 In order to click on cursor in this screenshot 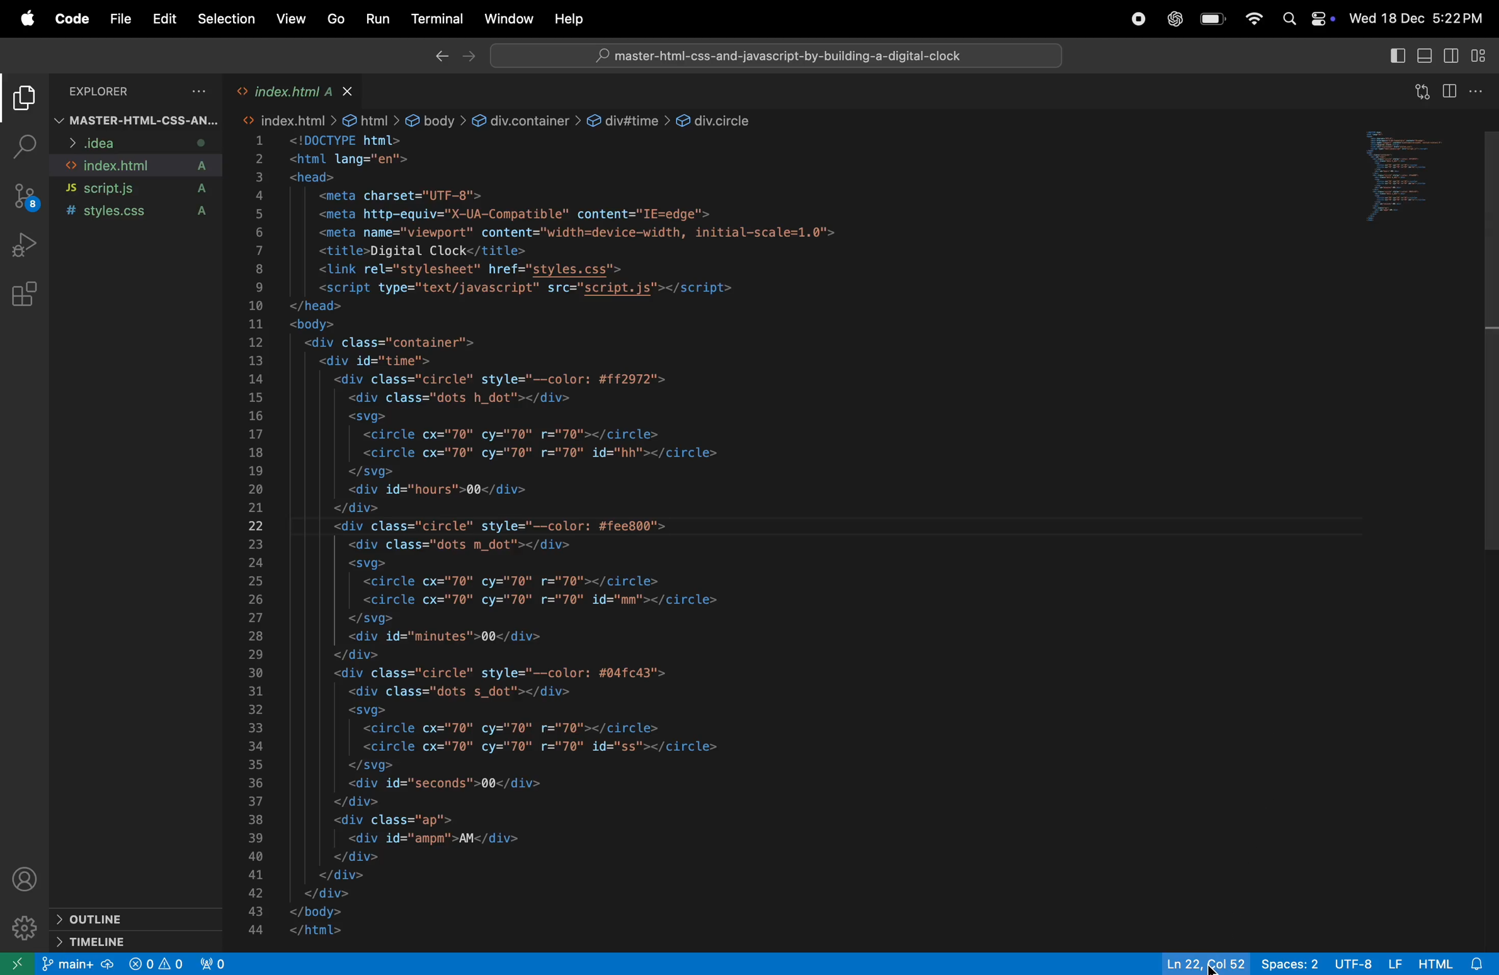, I will do `click(1211, 966)`.